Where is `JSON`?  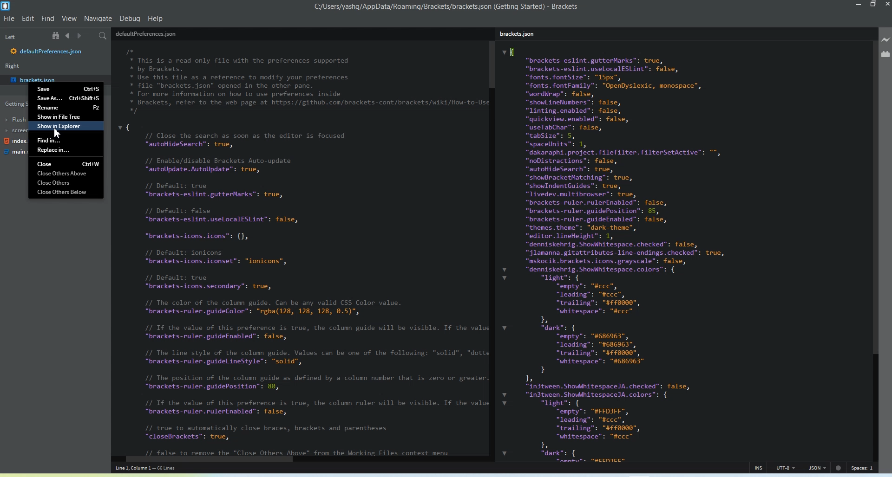 JSON is located at coordinates (817, 467).